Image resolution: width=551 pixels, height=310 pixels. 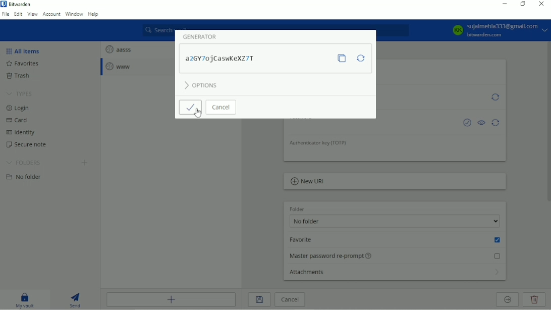 I want to click on Check if password has been exposed, so click(x=467, y=123).